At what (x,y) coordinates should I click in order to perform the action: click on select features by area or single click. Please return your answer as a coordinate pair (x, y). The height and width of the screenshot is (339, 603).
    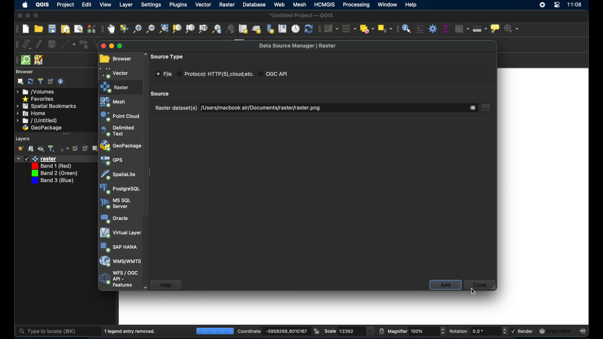
    Looking at the image, I should click on (331, 28).